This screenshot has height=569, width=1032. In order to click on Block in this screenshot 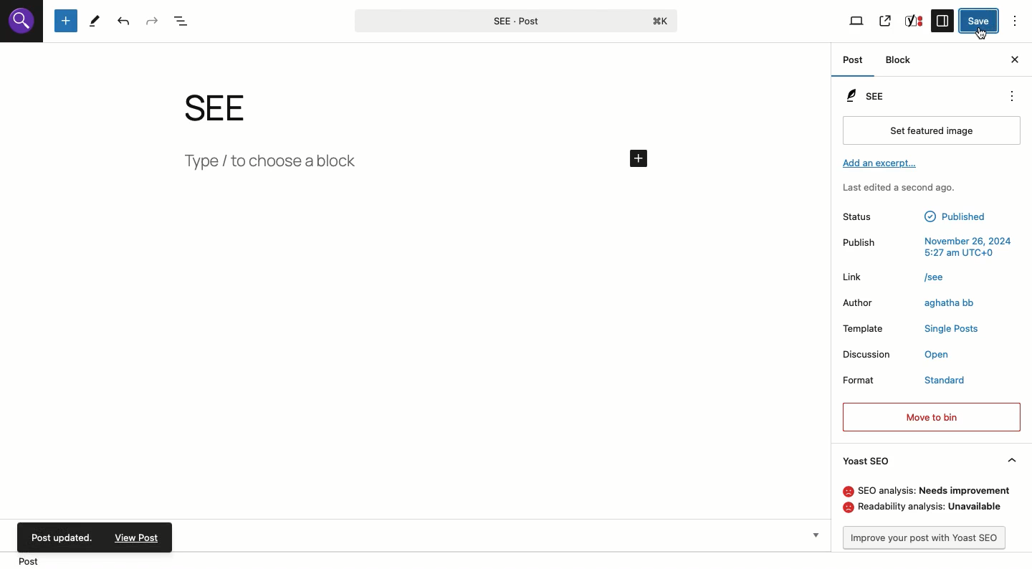, I will do `click(901, 61)`.